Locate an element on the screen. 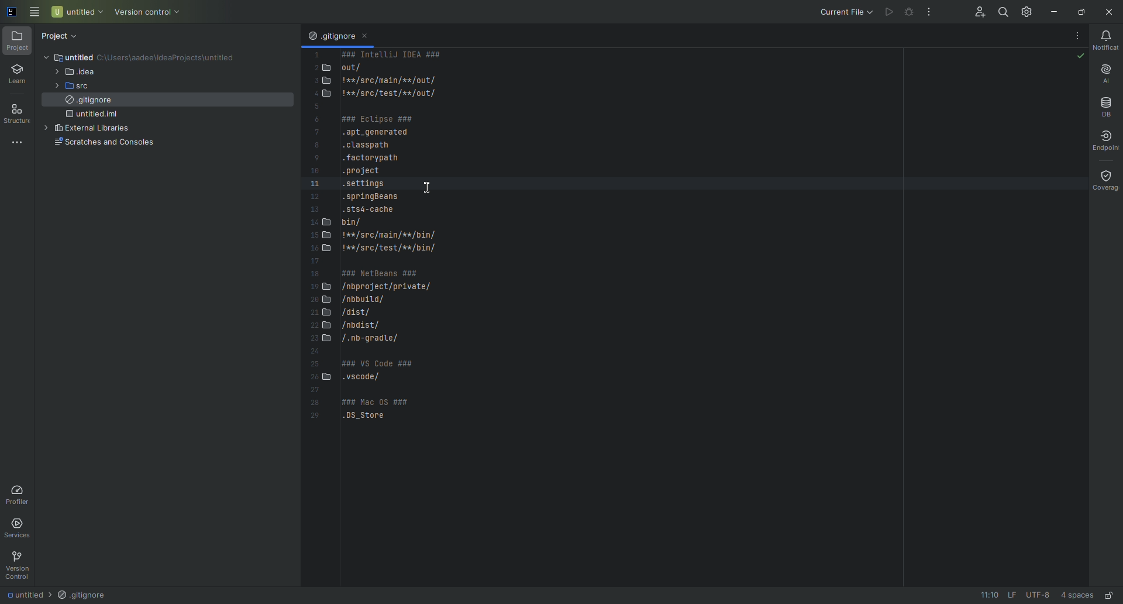 The height and width of the screenshot is (604, 1123). Project is located at coordinates (63, 34).